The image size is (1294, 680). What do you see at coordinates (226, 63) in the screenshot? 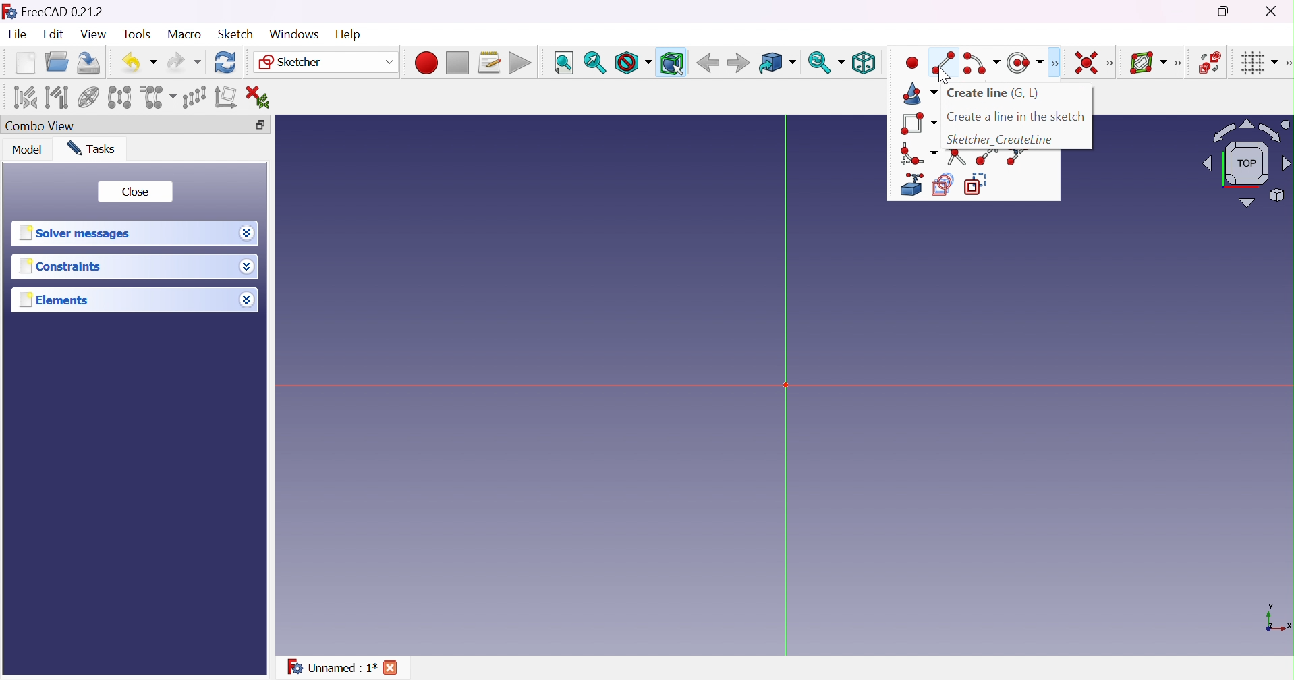
I see `Refresh` at bounding box center [226, 63].